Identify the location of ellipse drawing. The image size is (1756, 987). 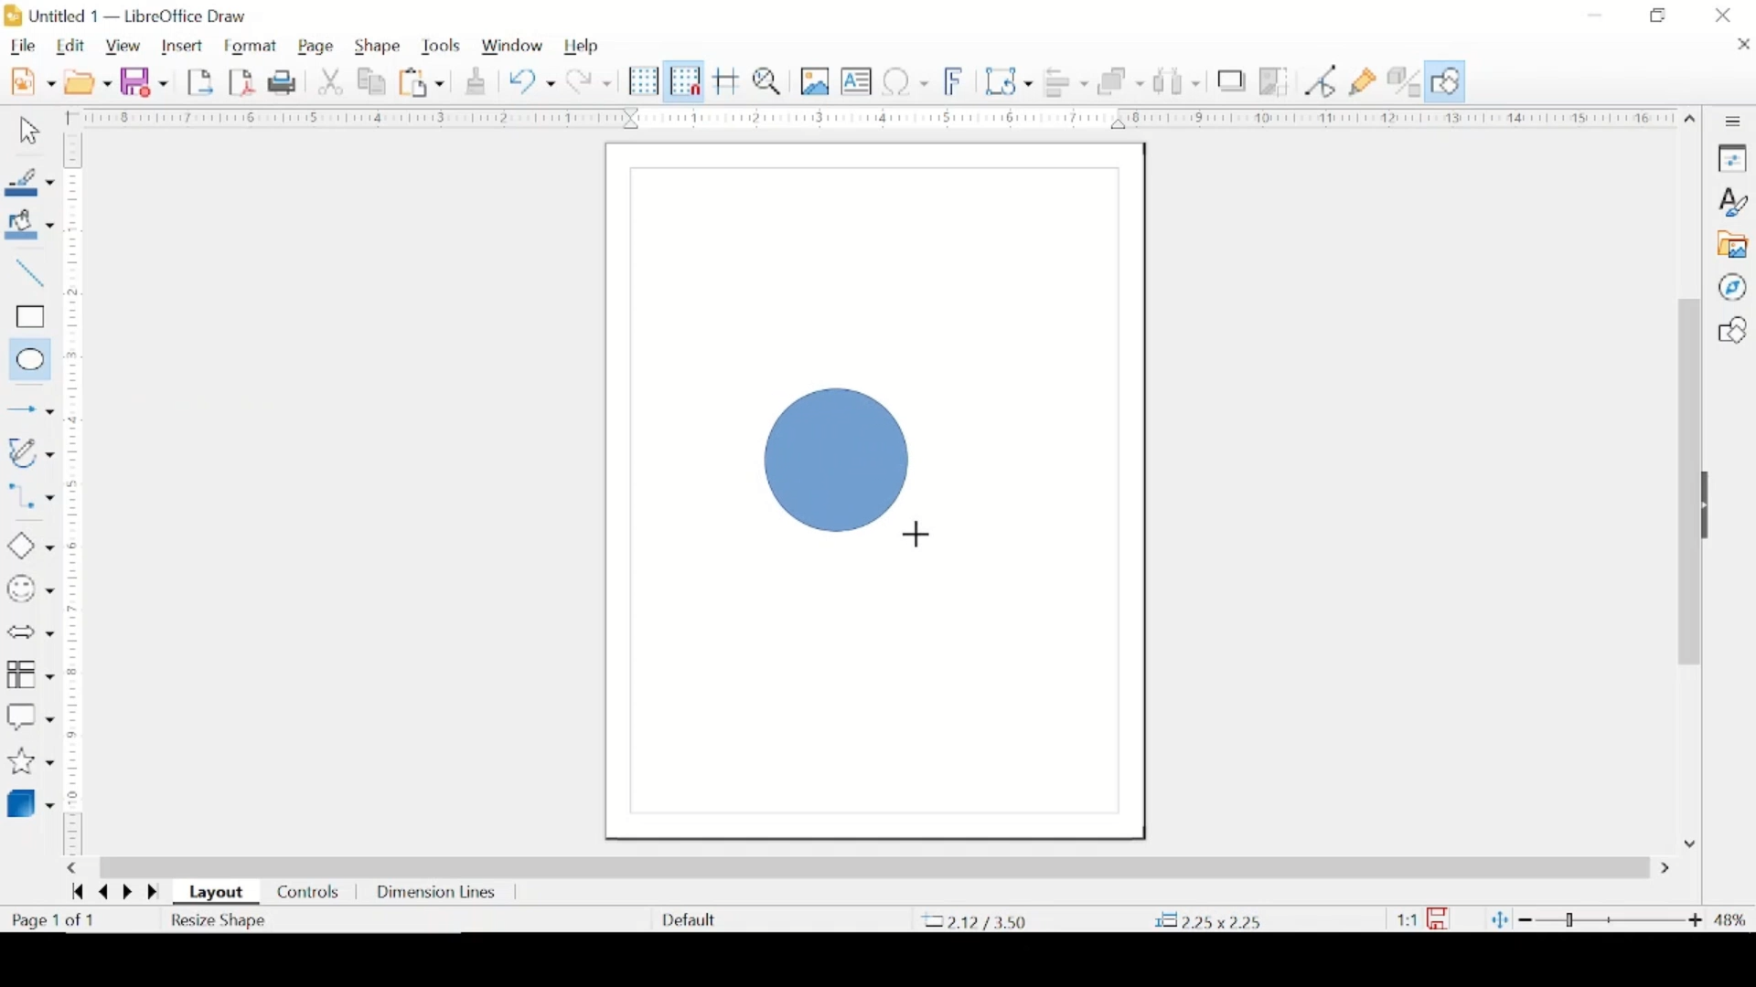
(825, 455).